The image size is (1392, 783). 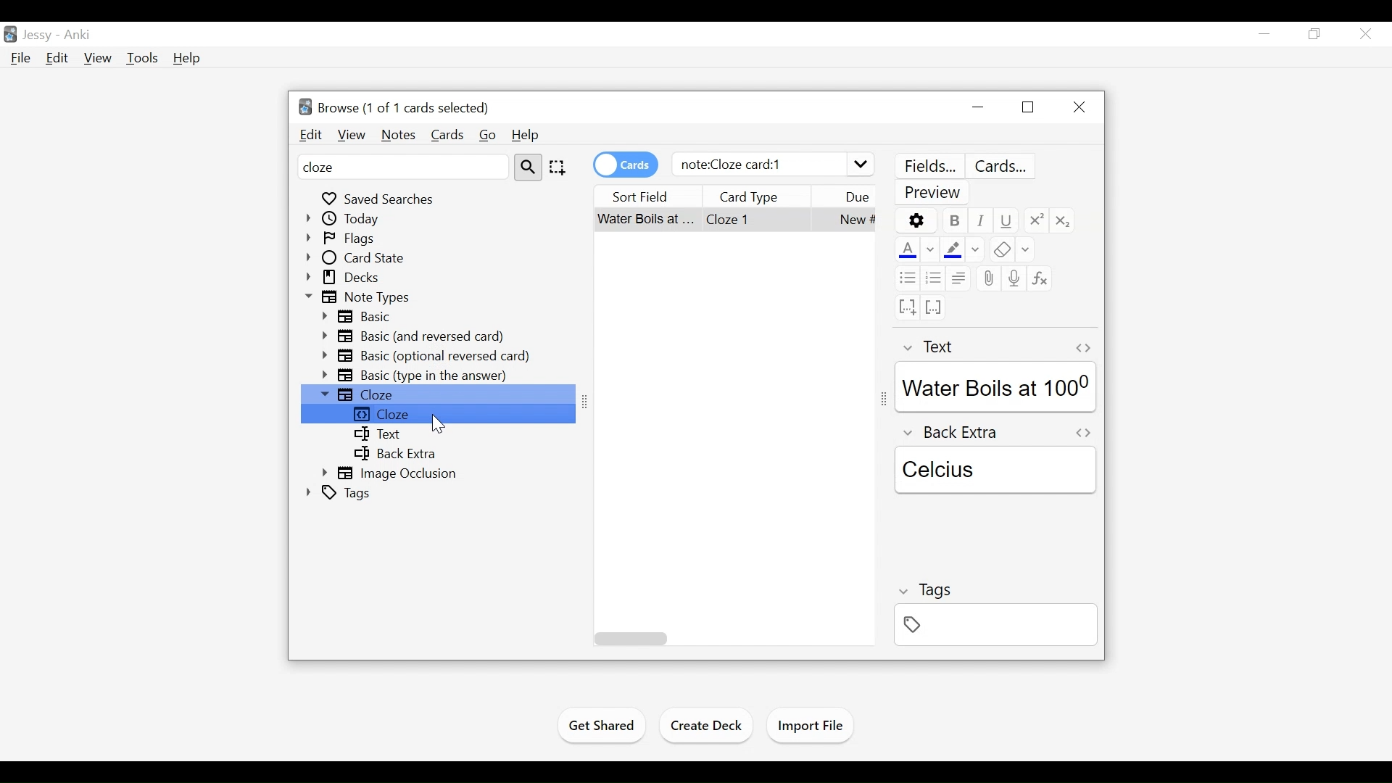 What do you see at coordinates (393, 454) in the screenshot?
I see `Back Extra` at bounding box center [393, 454].